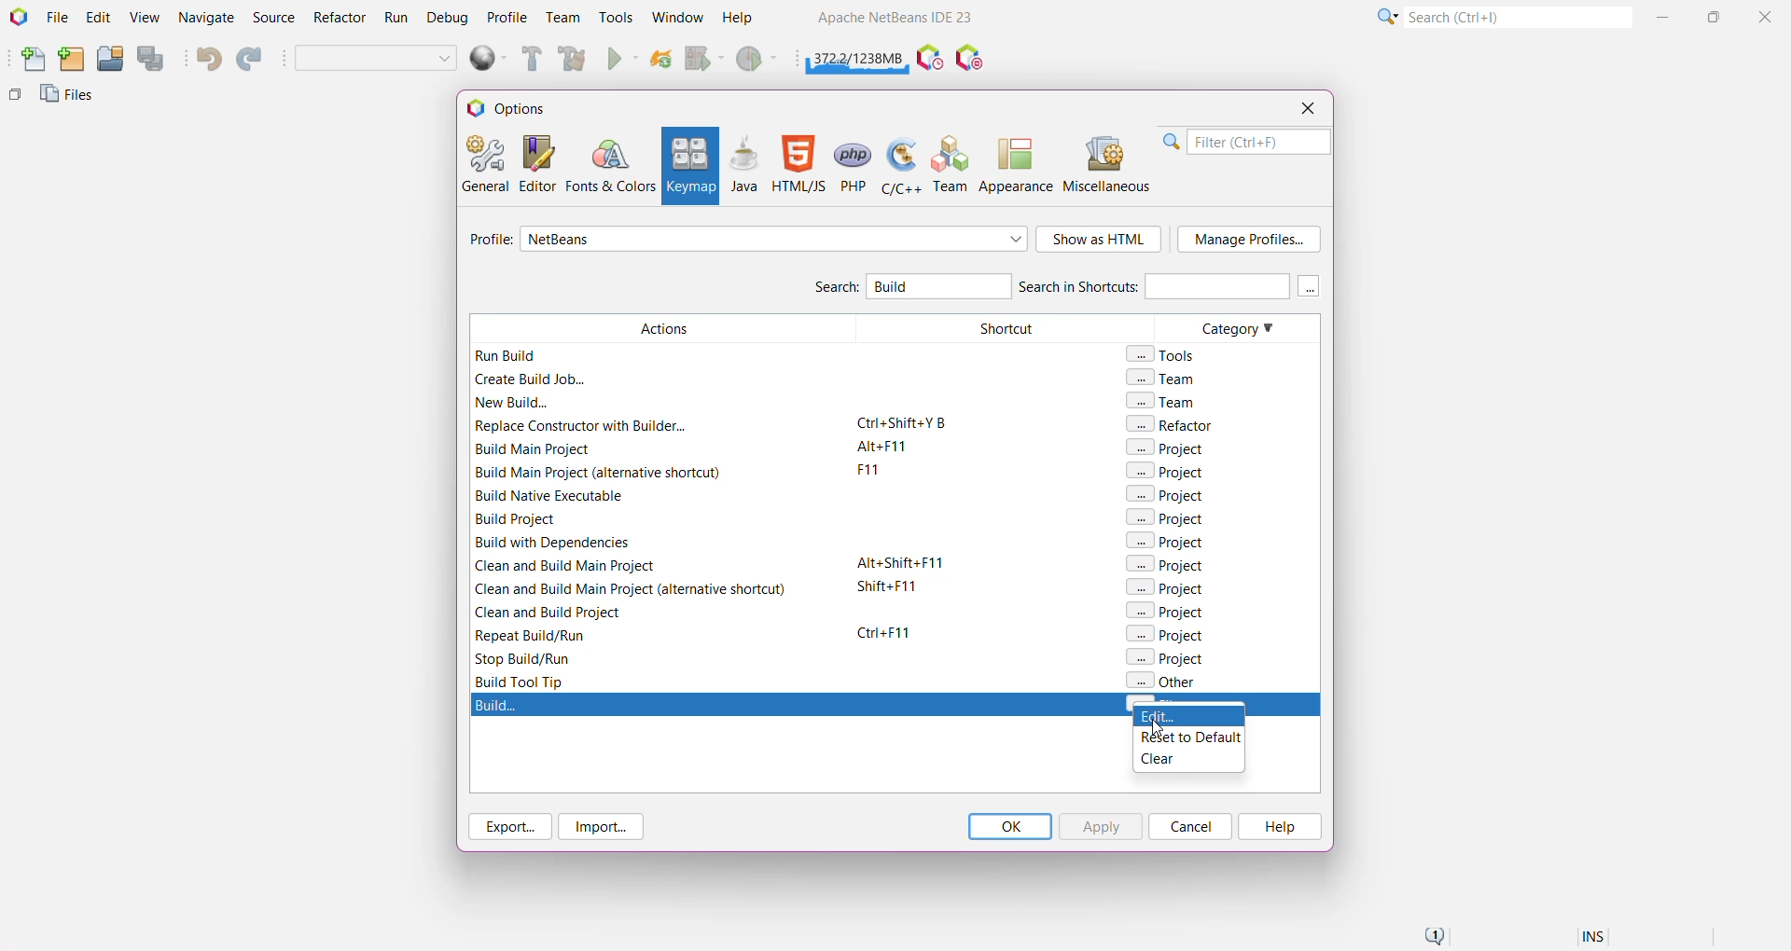 This screenshot has width=1791, height=951. What do you see at coordinates (1307, 108) in the screenshot?
I see `Close` at bounding box center [1307, 108].